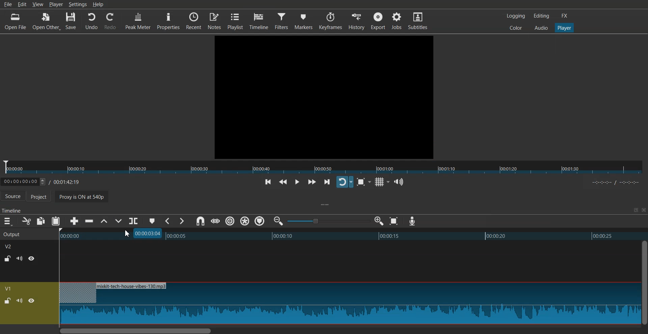 Image resolution: width=648 pixels, height=334 pixels. What do you see at coordinates (349, 304) in the screenshot?
I see `Audio waveform` at bounding box center [349, 304].